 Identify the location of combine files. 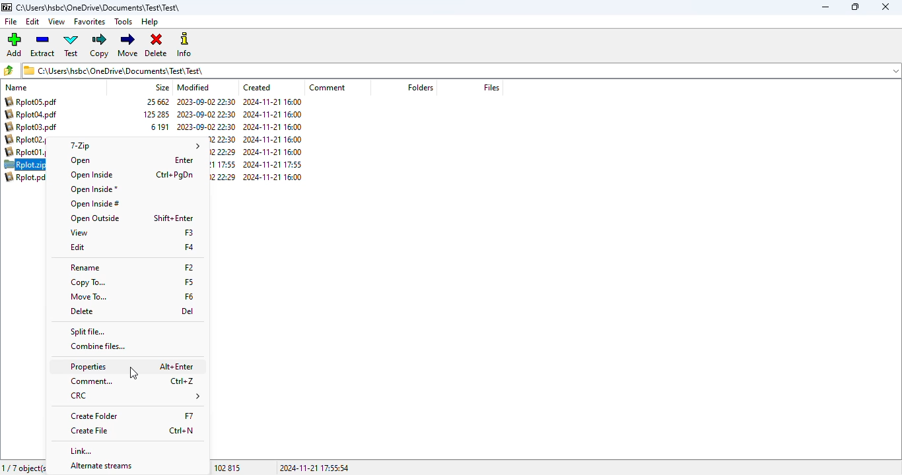
(98, 346).